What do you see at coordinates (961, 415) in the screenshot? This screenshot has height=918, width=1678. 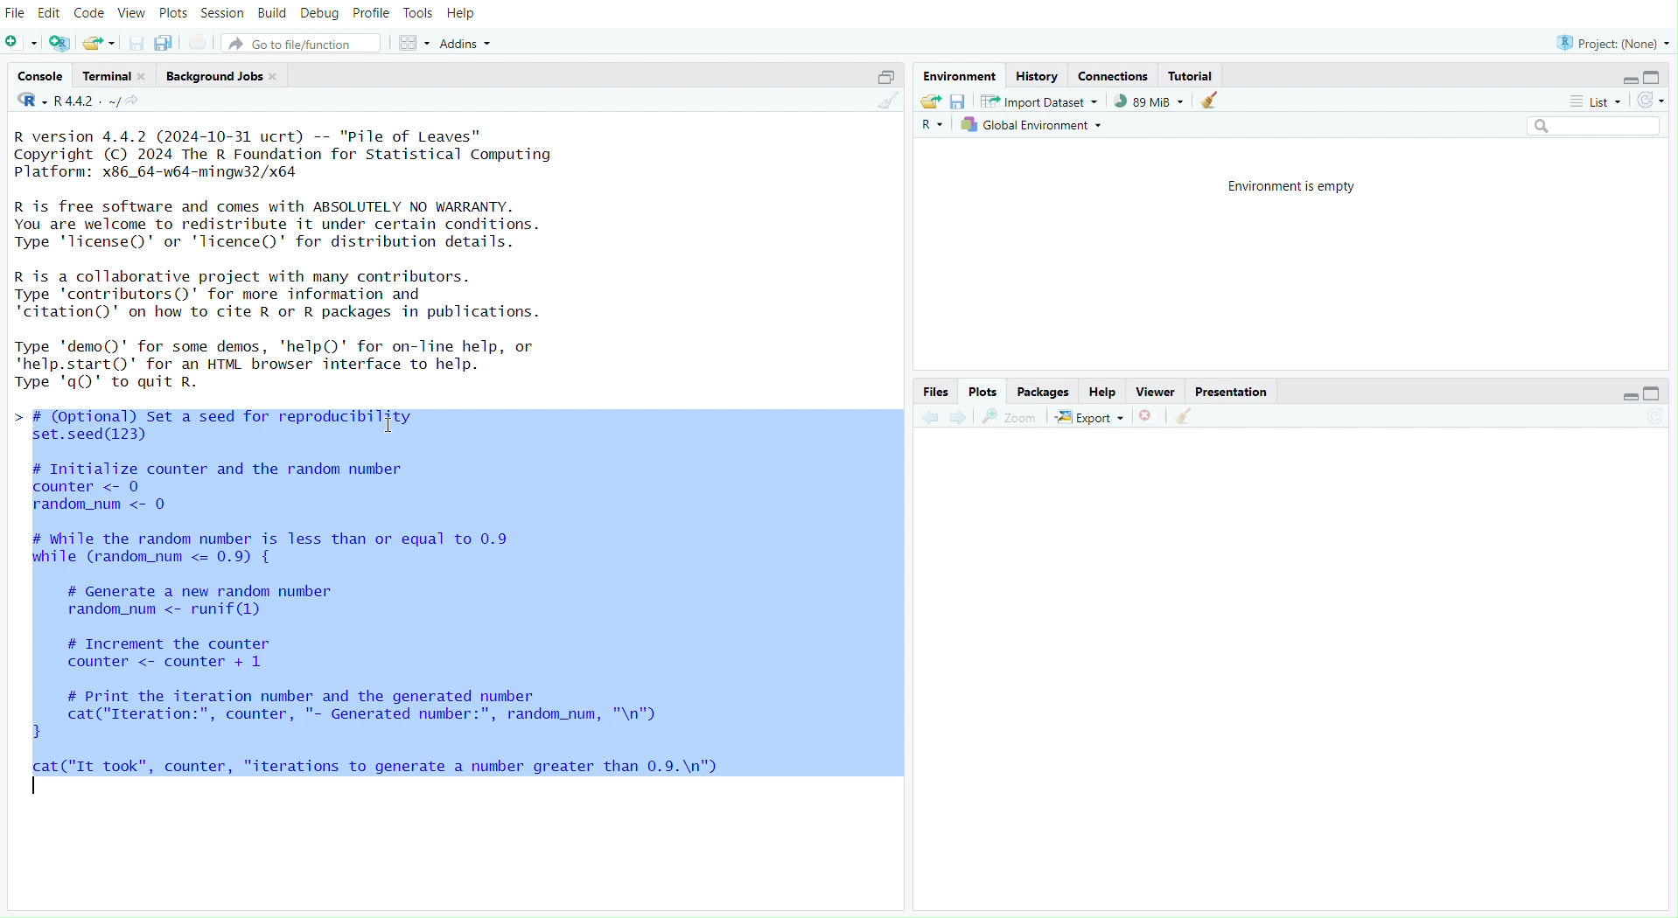 I see `Go forward to the next source location (Ctrl + F10)` at bounding box center [961, 415].